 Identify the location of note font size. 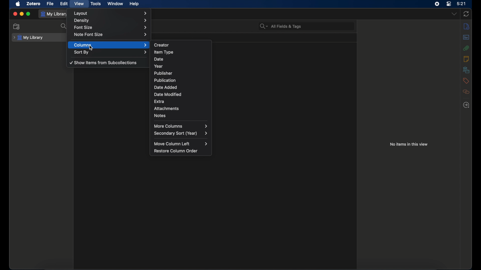
(111, 34).